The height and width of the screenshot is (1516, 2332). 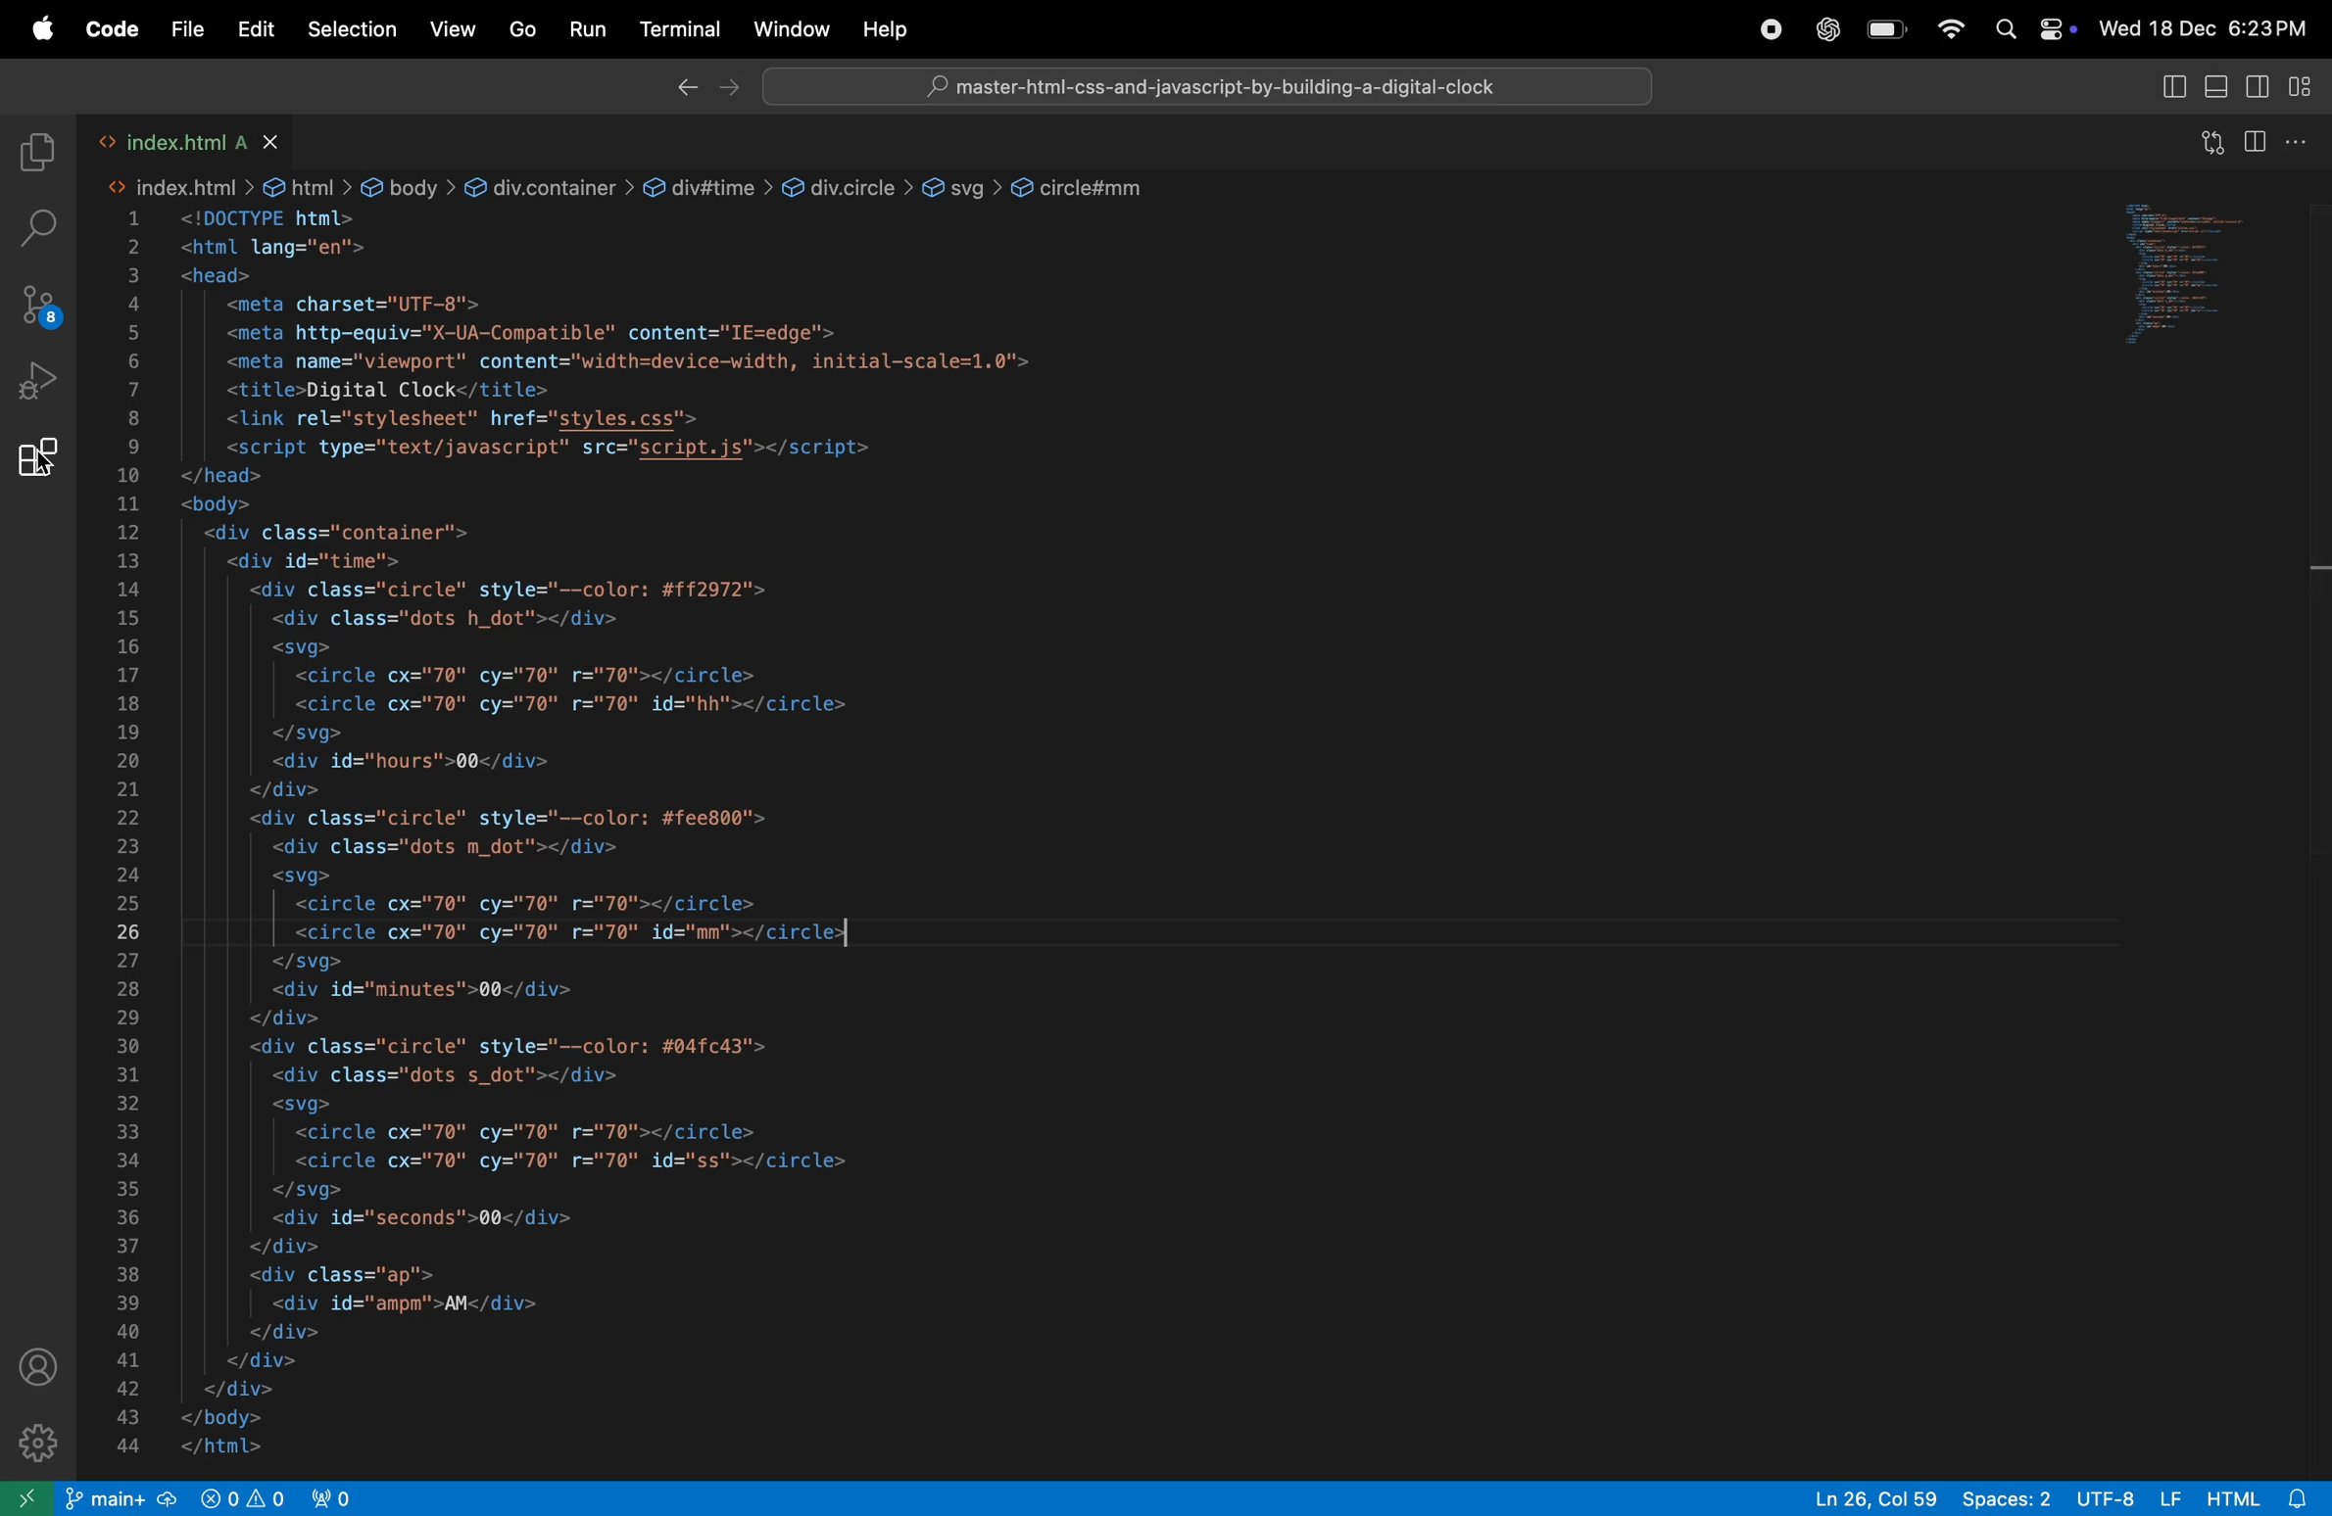 I want to click on help, so click(x=893, y=28).